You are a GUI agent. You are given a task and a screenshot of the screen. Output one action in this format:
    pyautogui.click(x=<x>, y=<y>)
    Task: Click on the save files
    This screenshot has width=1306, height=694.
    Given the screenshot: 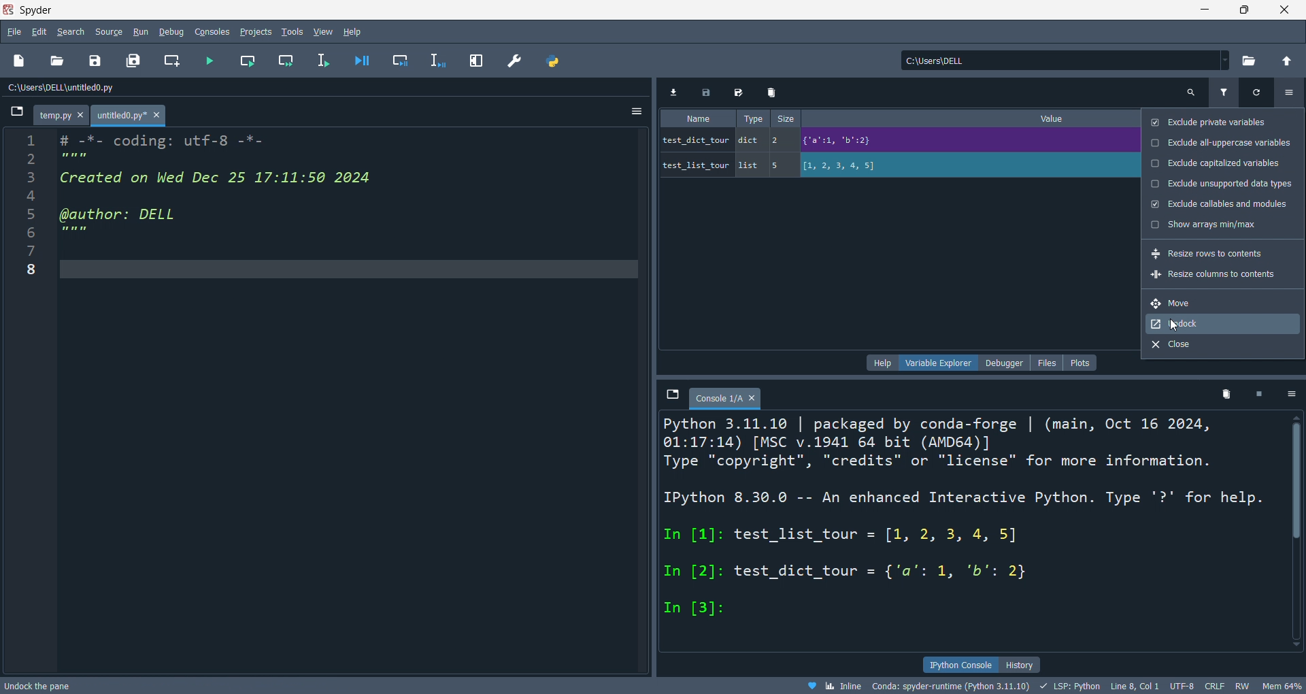 What is the action you would take?
    pyautogui.click(x=134, y=61)
    